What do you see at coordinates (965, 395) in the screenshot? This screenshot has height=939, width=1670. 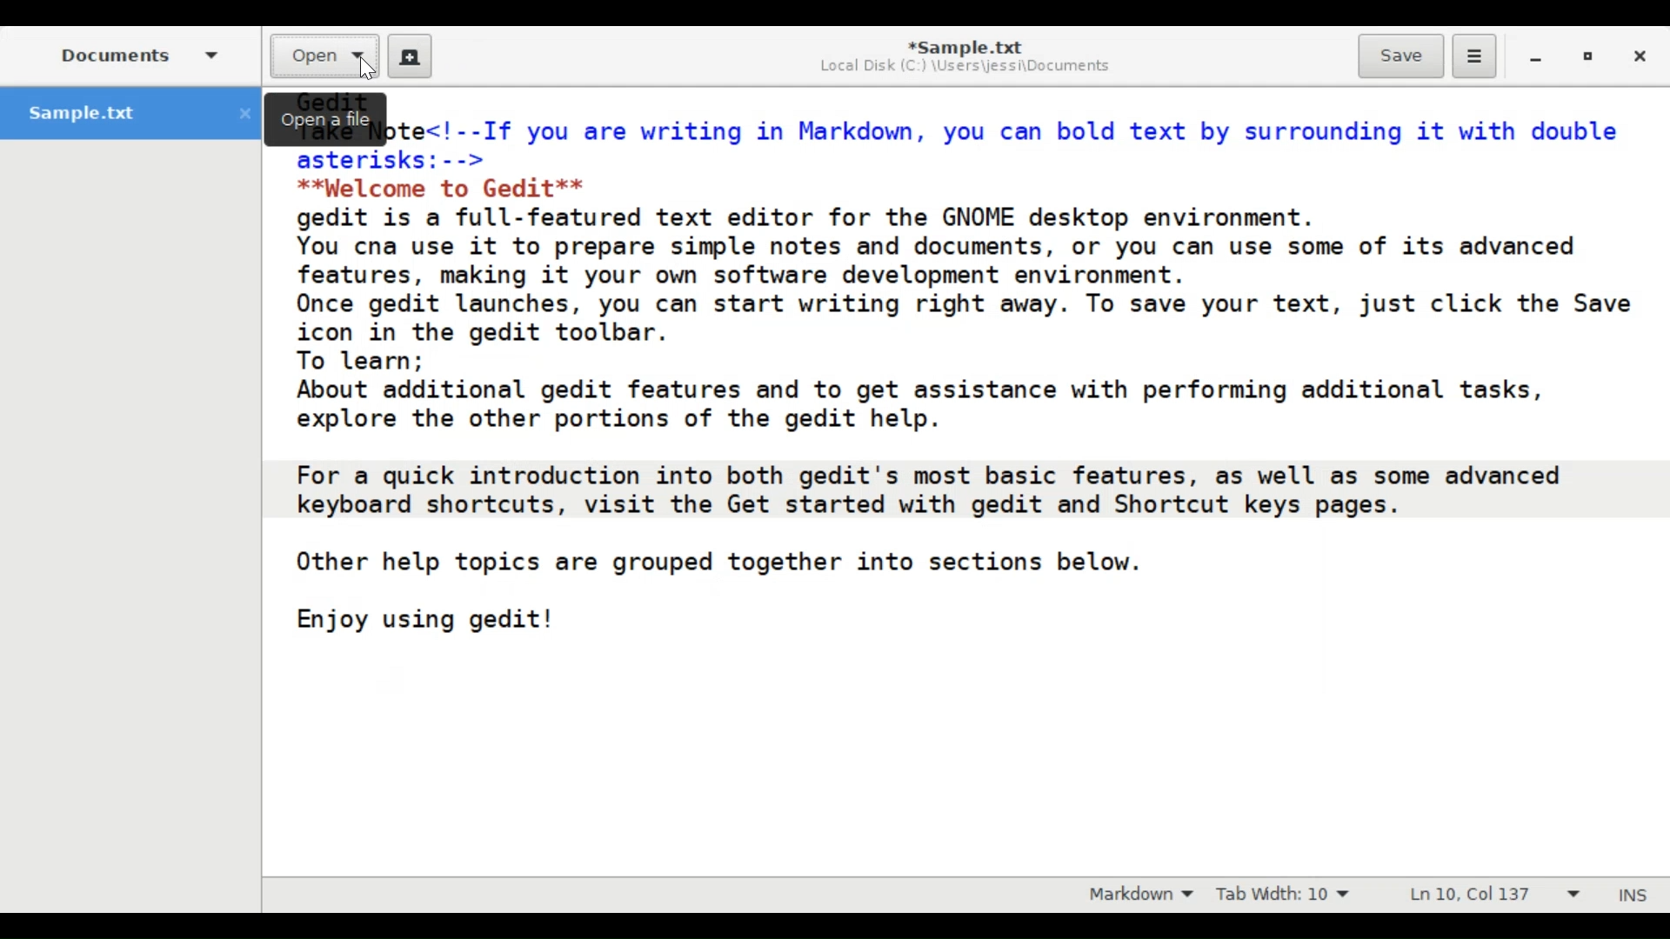 I see `**Welcome to Gedit**

gedit is a full-featured text editor for the GNOME desktop environment.

You cna use it to prepare simple notes and documents, or you can use some of its advanced
features, making it your own software development environment.

Once gedit launches, you can start writing right away. To save your text, just click the Save
icon in the gedit toolbar.

To learn;

About additional gedit features and to get assistance with performing additional tasks,
explore the other portions of the gedit help.

For a quick introduction into both gedit's most basic features, as well as some advanced
keyboard shortcuts, visit the Get started with gedit and Shortcut keys pages.

Other help topics are grouped together into sections below.

Enjoy using gedit!` at bounding box center [965, 395].